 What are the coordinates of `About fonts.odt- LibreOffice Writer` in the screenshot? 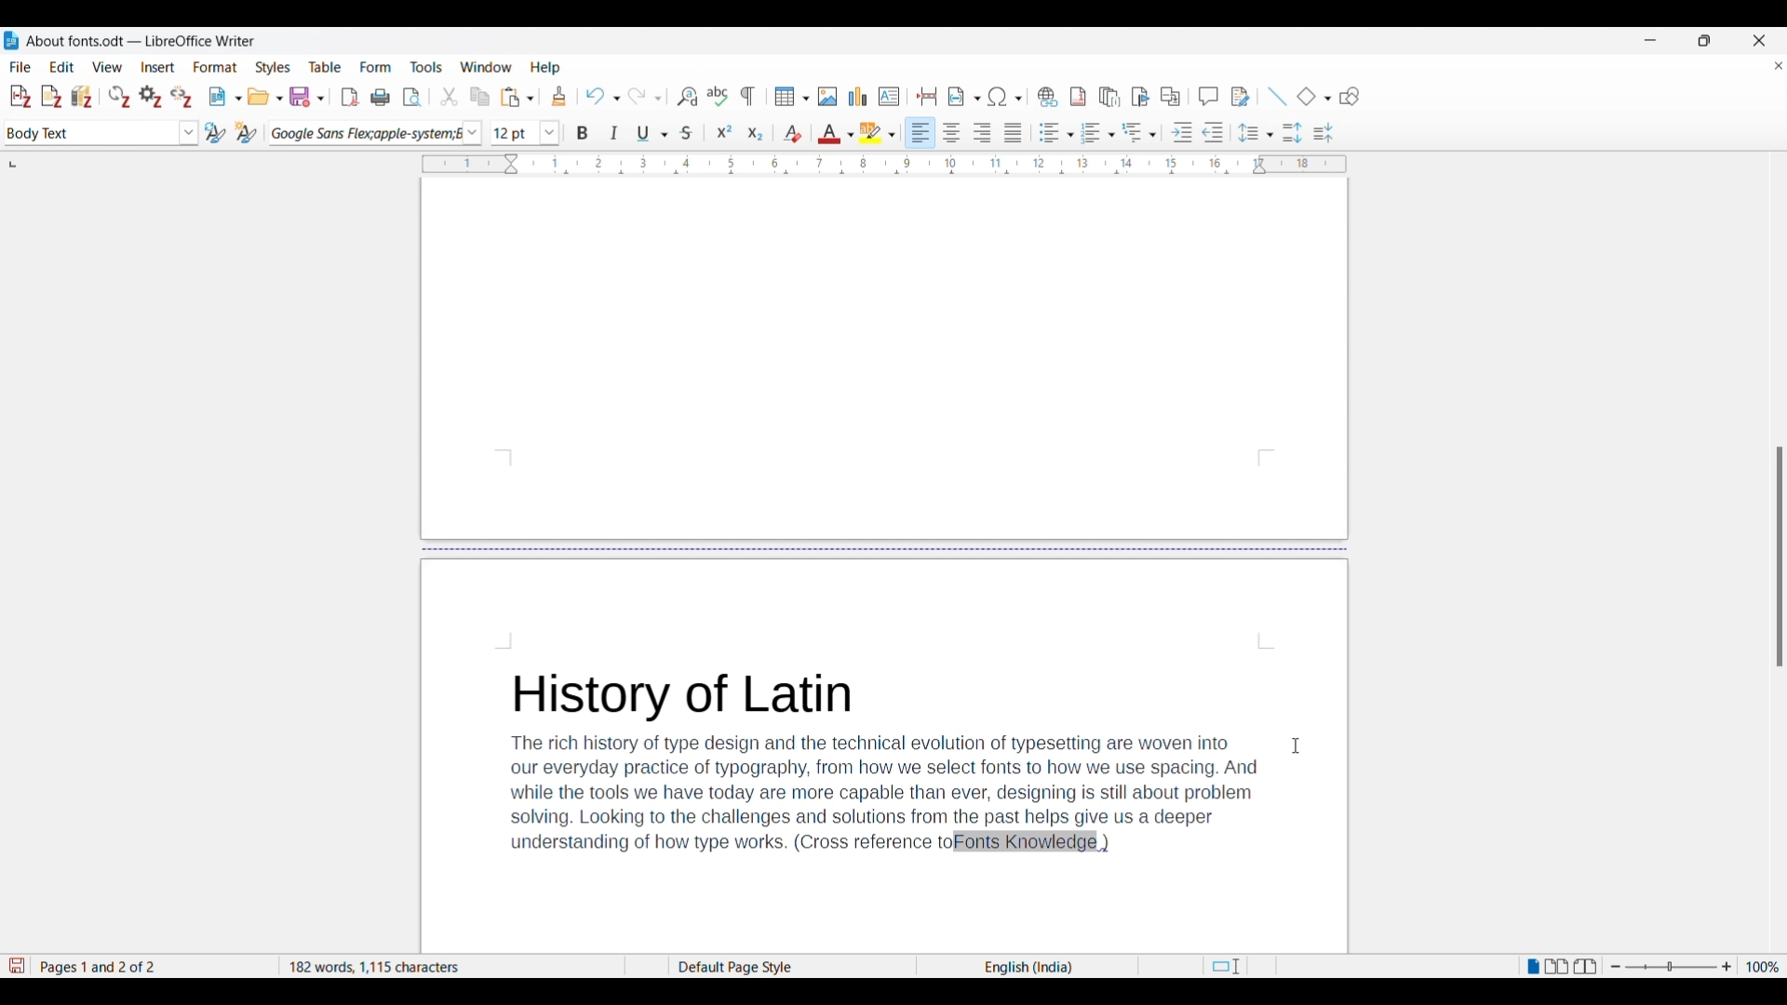 It's located at (141, 41).